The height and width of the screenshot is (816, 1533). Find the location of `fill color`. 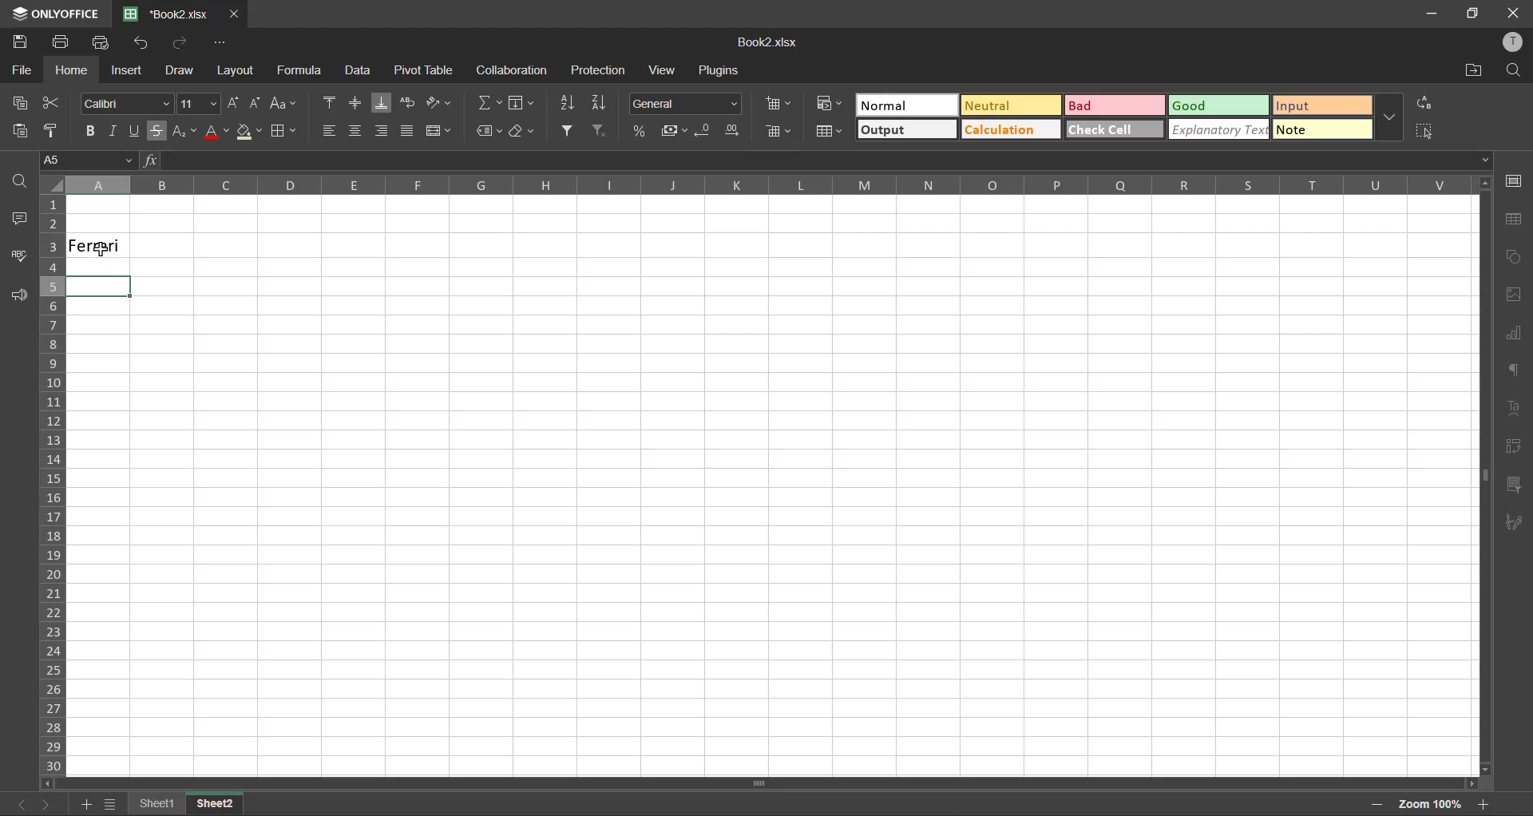

fill color is located at coordinates (250, 131).